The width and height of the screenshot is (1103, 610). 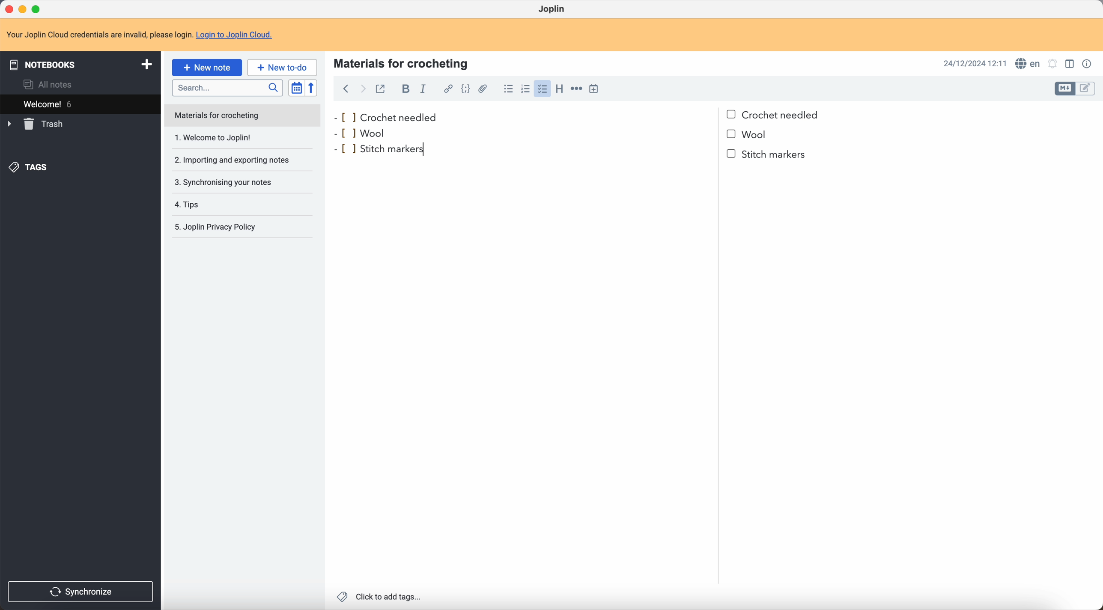 I want to click on notebooks, so click(x=79, y=63).